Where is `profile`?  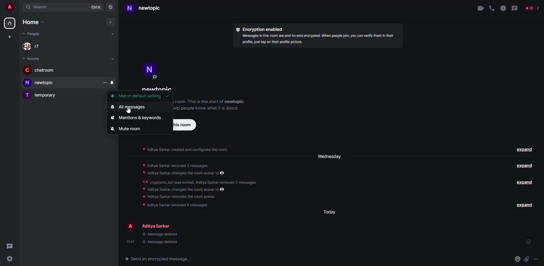 profile is located at coordinates (10, 7).